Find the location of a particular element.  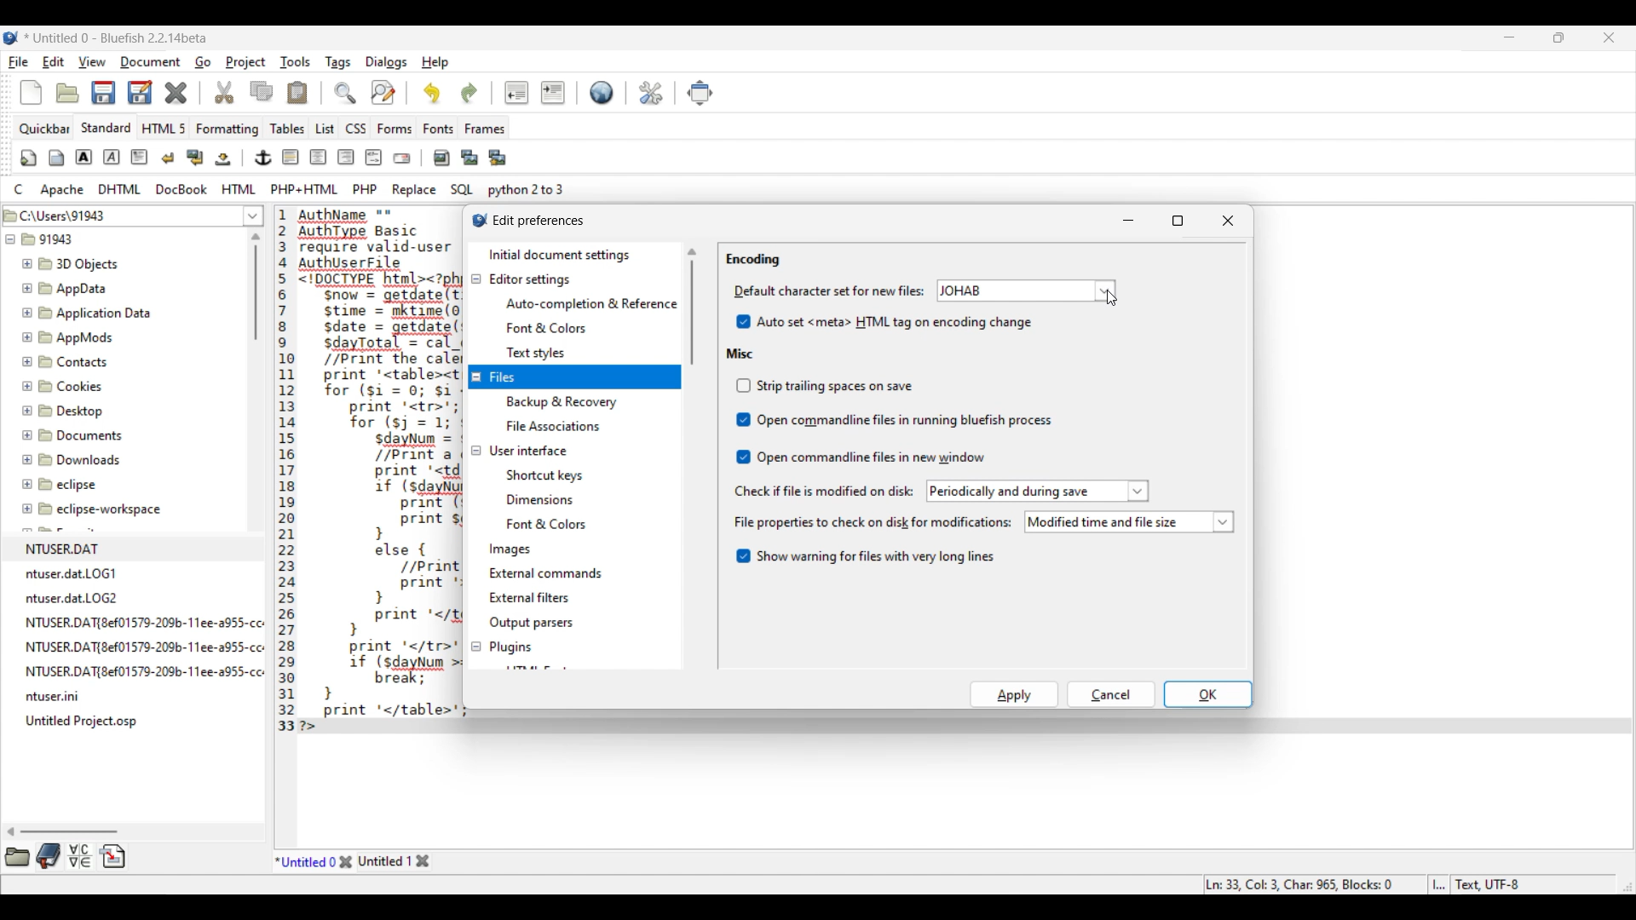

Encoding section is located at coordinates (753, 260).